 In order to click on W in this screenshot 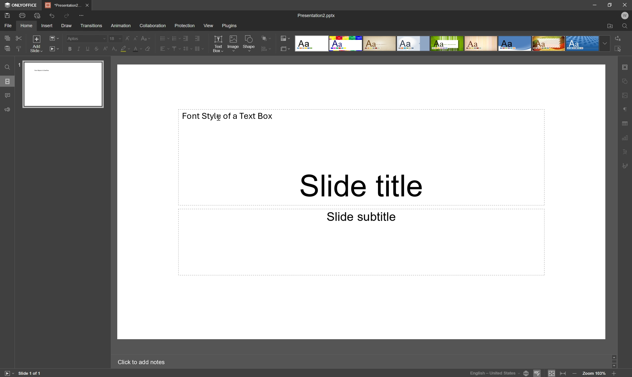, I will do `click(626, 15)`.